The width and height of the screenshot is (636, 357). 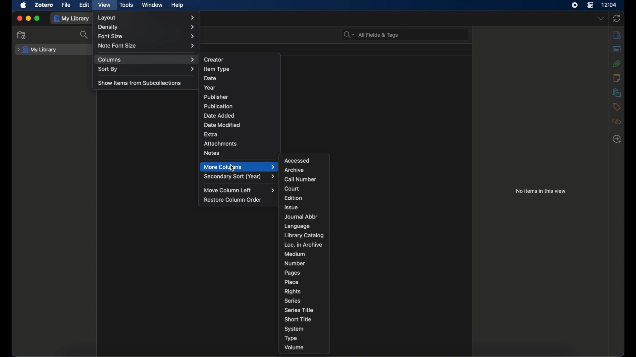 I want to click on pages, so click(x=292, y=273).